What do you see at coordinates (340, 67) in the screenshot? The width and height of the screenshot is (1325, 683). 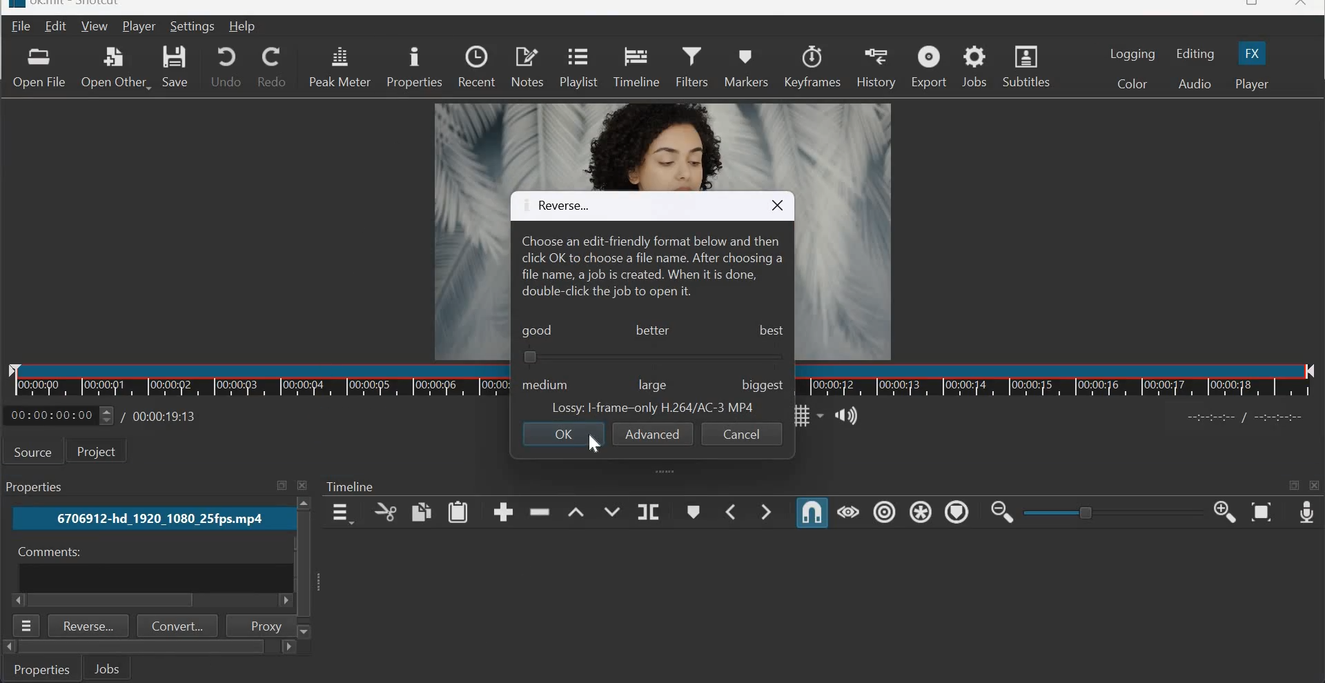 I see `Peak meter` at bounding box center [340, 67].